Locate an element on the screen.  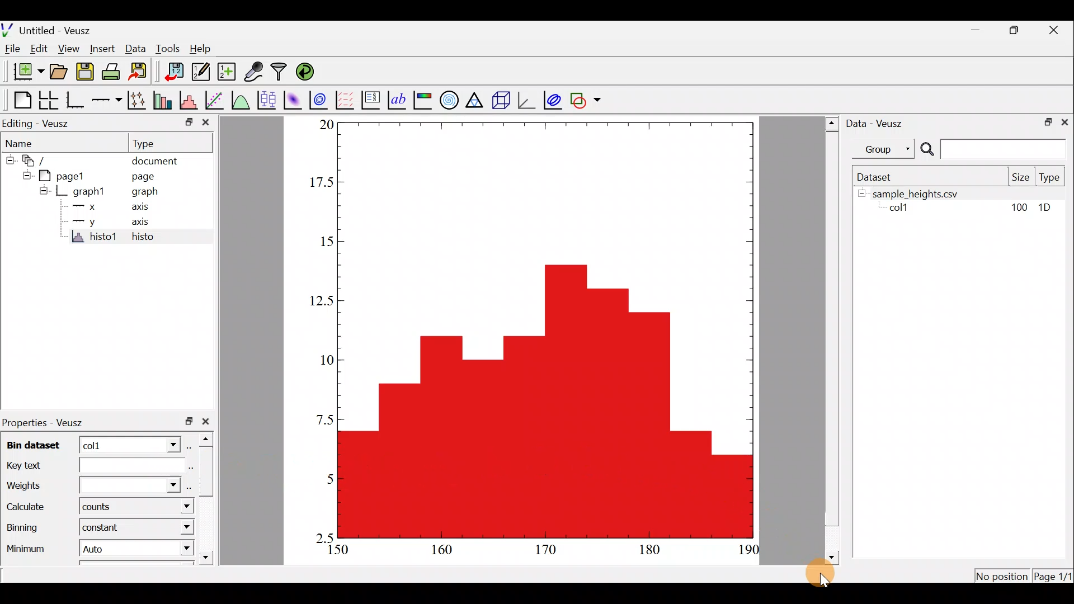
add a shape to the plot is located at coordinates (586, 99).